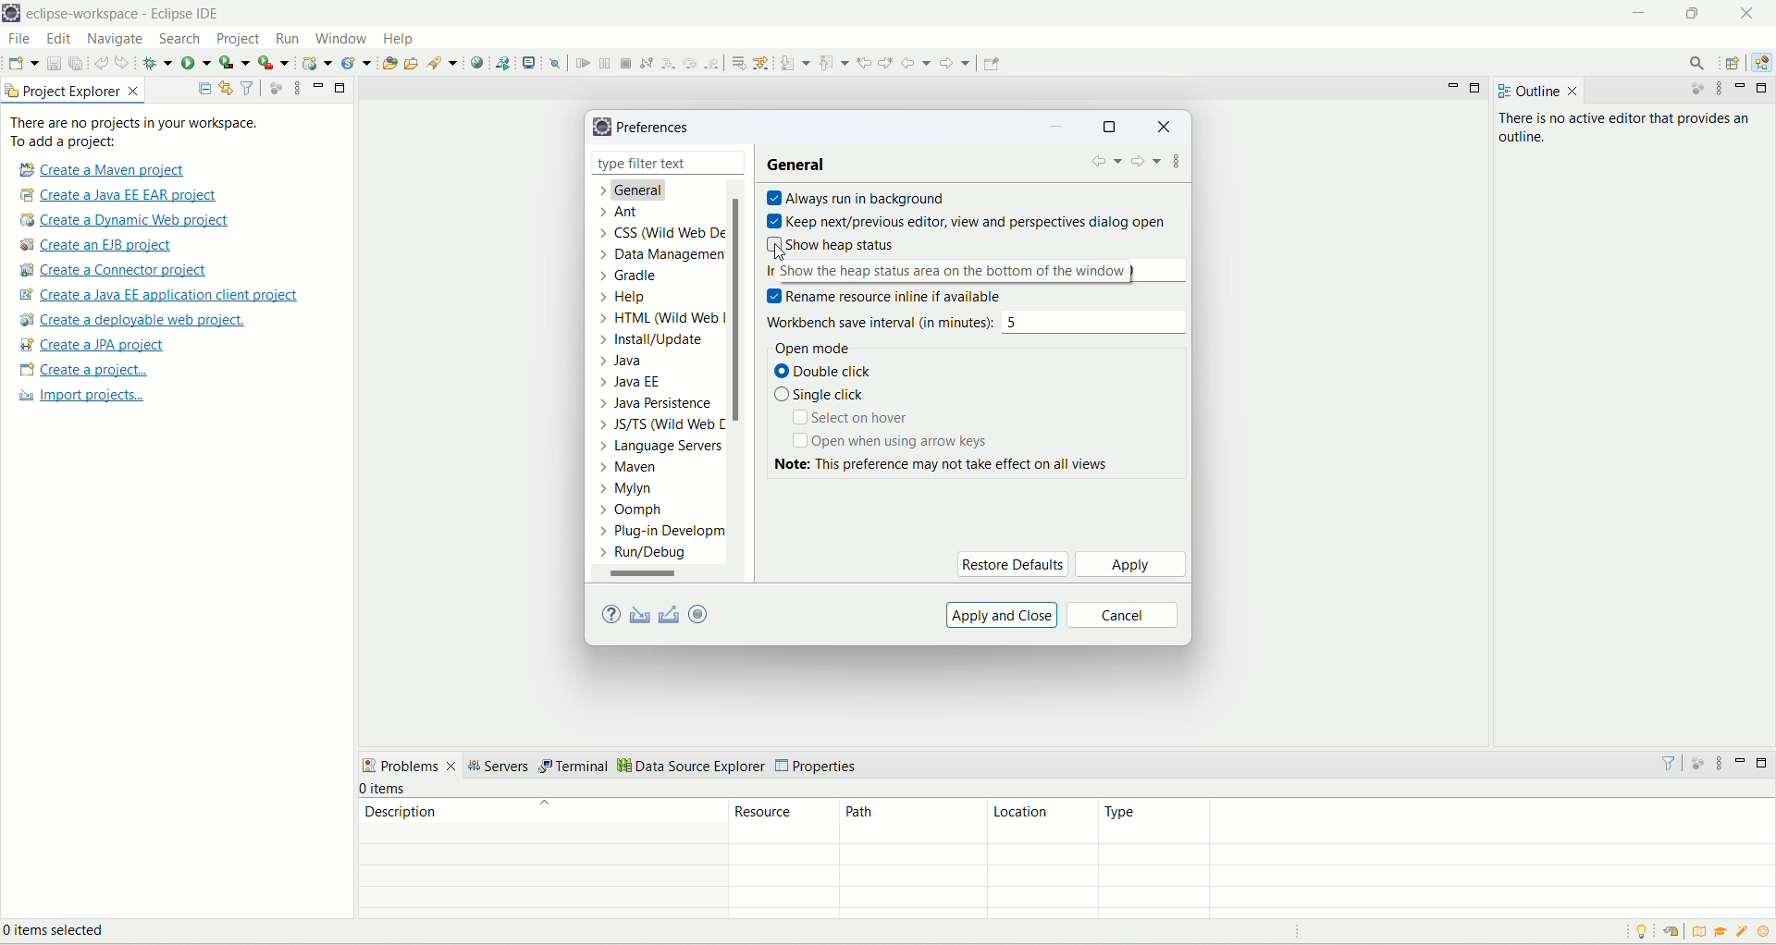  Describe the element at coordinates (286, 38) in the screenshot. I see `run` at that location.